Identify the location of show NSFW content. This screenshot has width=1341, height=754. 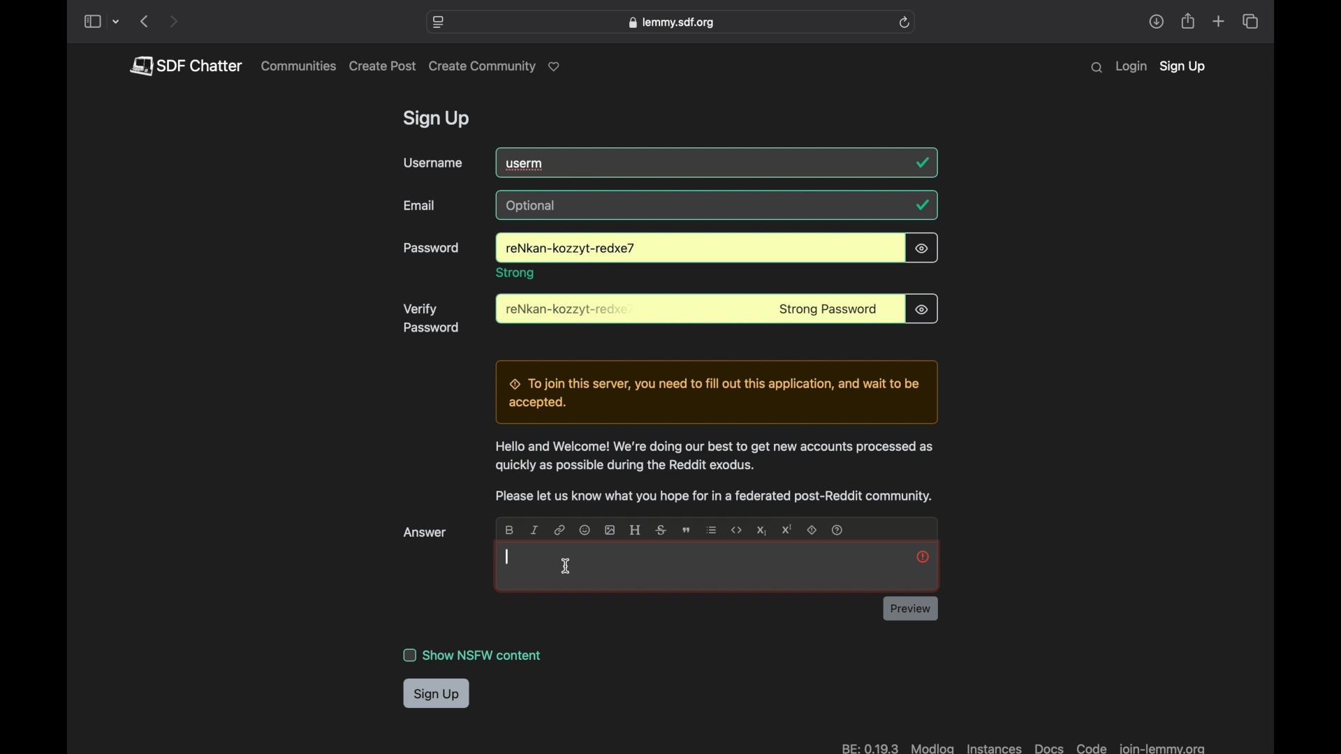
(474, 655).